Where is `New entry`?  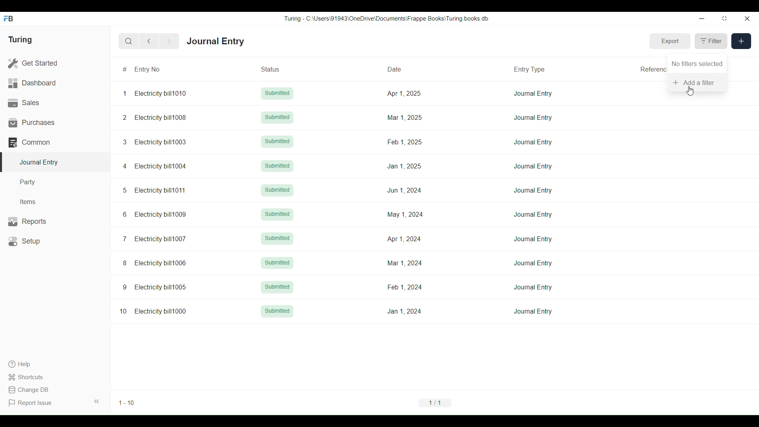
New entry is located at coordinates (741, 41).